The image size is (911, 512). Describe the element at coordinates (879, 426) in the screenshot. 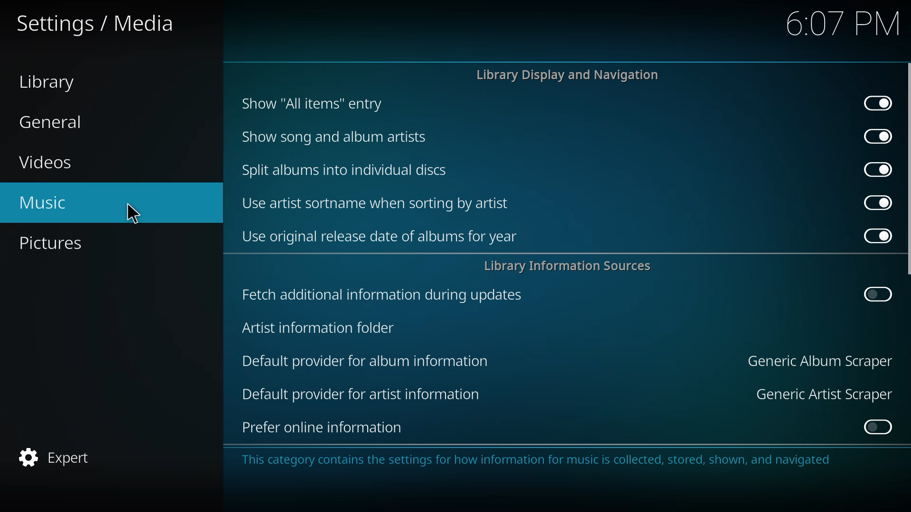

I see `click to enable` at that location.